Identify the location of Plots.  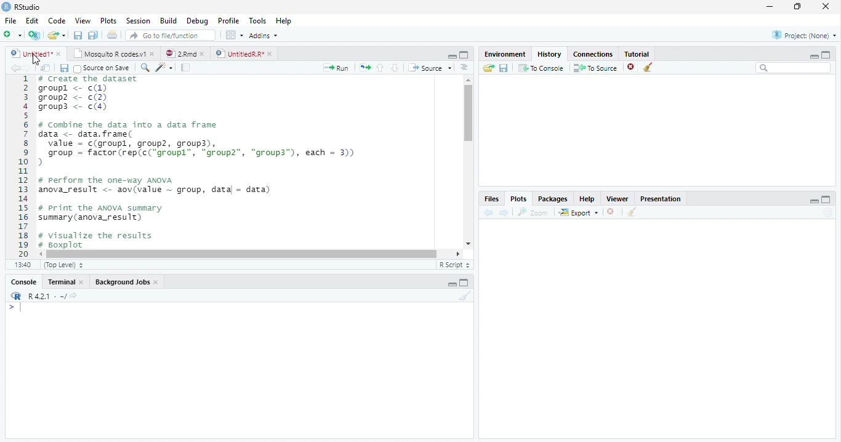
(108, 21).